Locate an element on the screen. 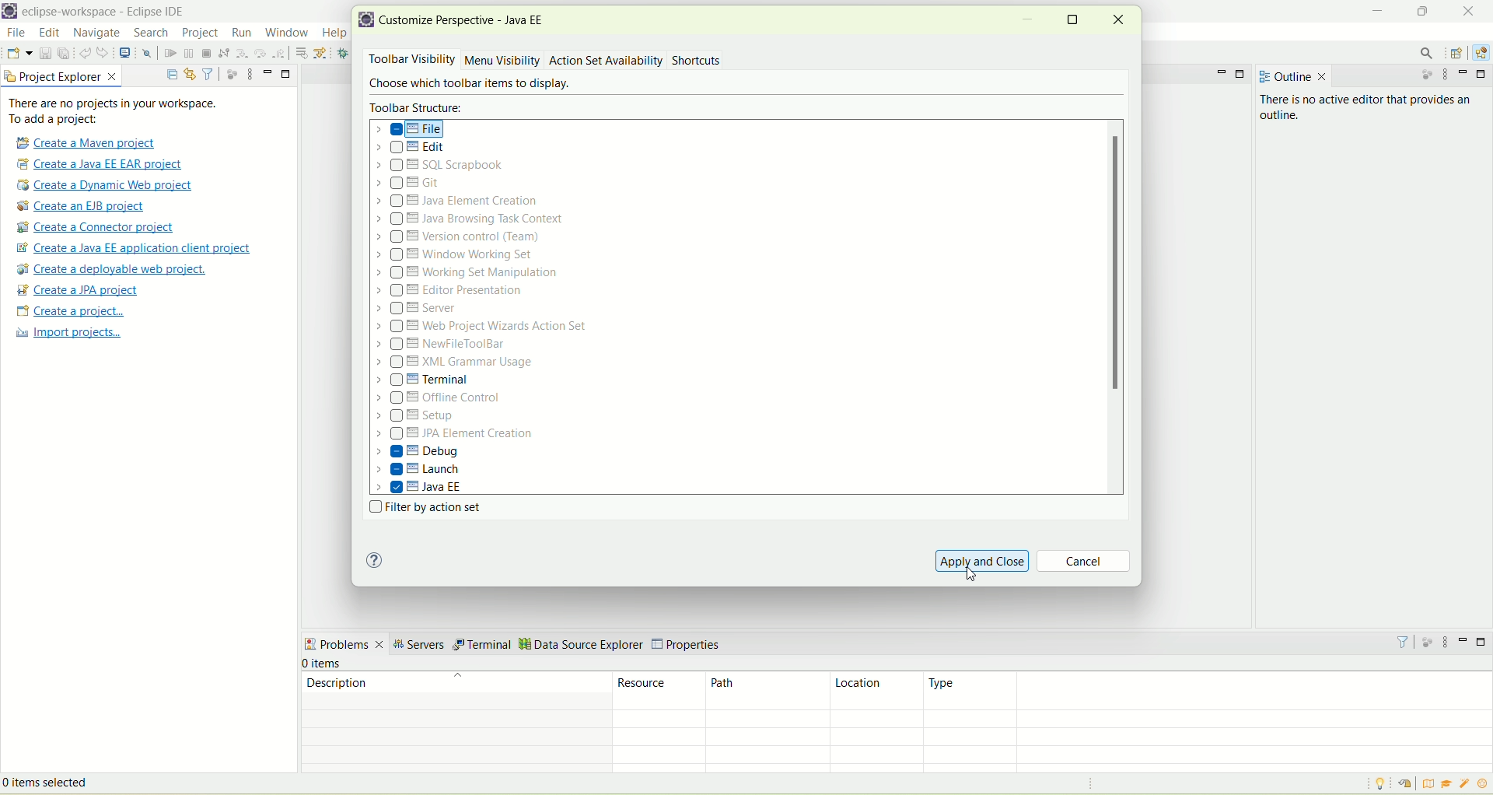 This screenshot has width=1493, height=795. open a terminal is located at coordinates (124, 53).